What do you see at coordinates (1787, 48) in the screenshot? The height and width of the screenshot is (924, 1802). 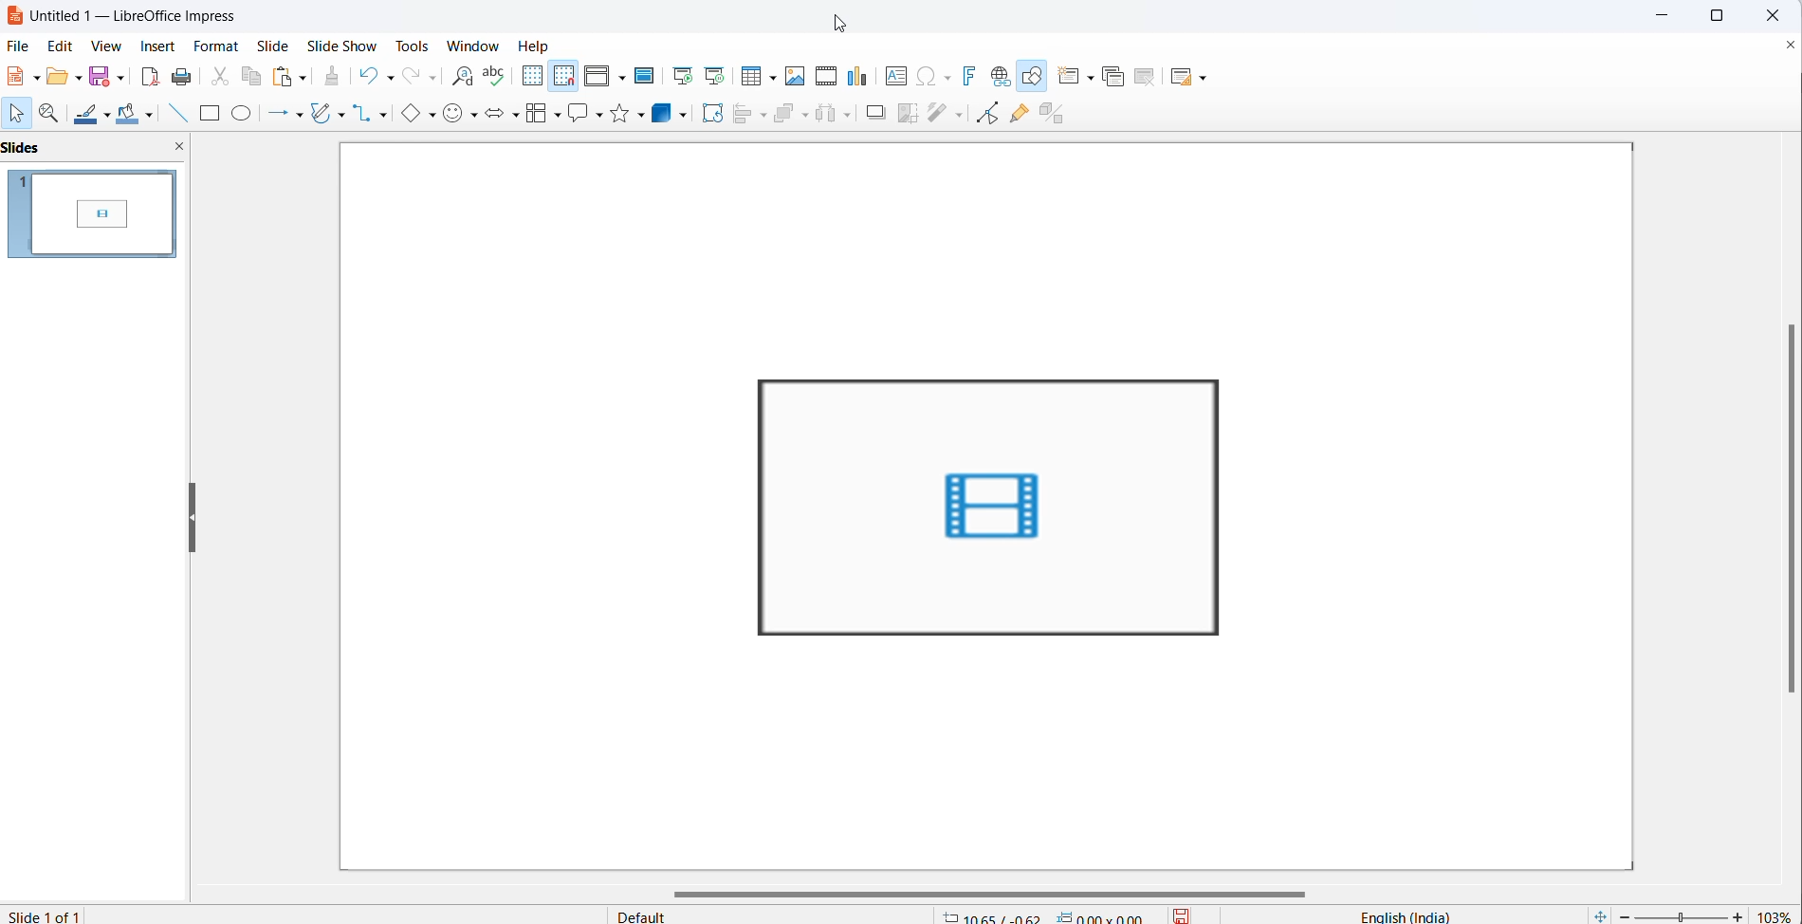 I see `close document` at bounding box center [1787, 48].